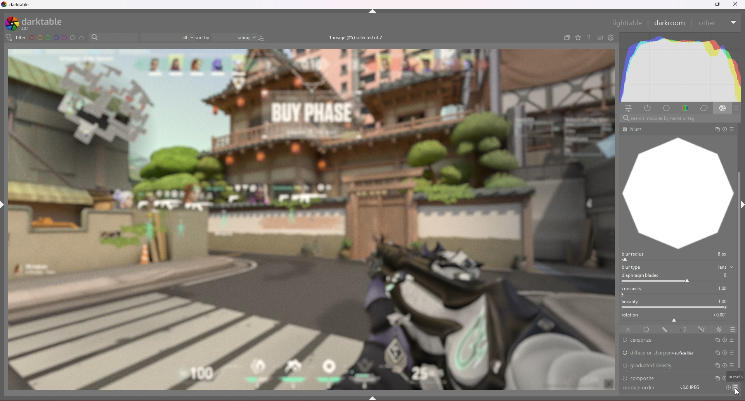  I want to click on help, so click(589, 38).